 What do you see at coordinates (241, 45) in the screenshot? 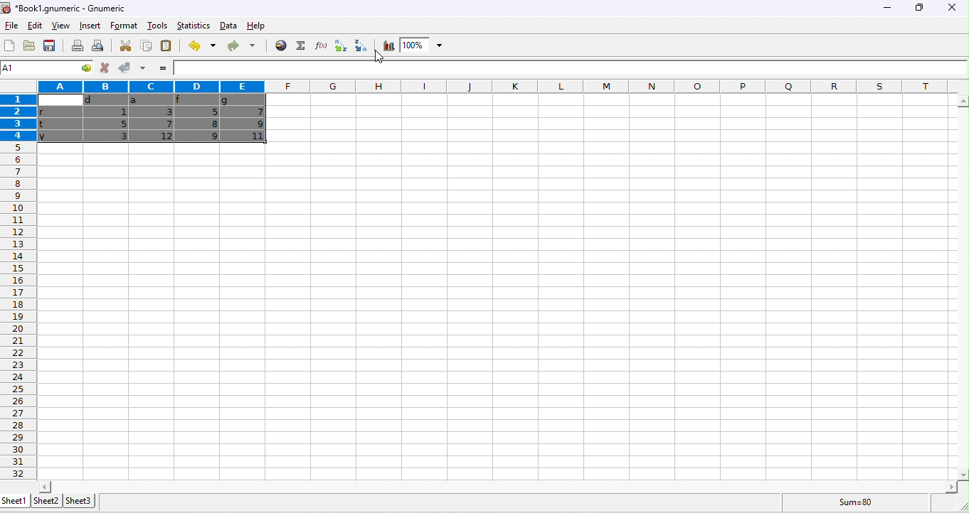
I see `redo` at bounding box center [241, 45].